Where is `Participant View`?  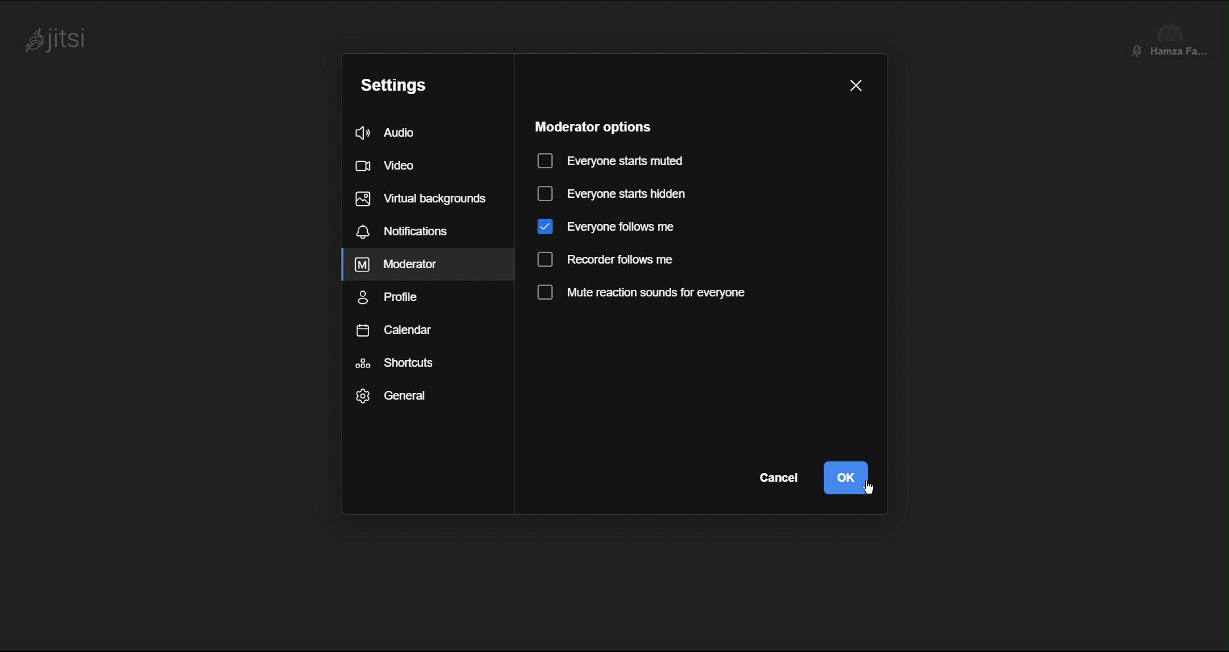 Participant View is located at coordinates (1174, 33).